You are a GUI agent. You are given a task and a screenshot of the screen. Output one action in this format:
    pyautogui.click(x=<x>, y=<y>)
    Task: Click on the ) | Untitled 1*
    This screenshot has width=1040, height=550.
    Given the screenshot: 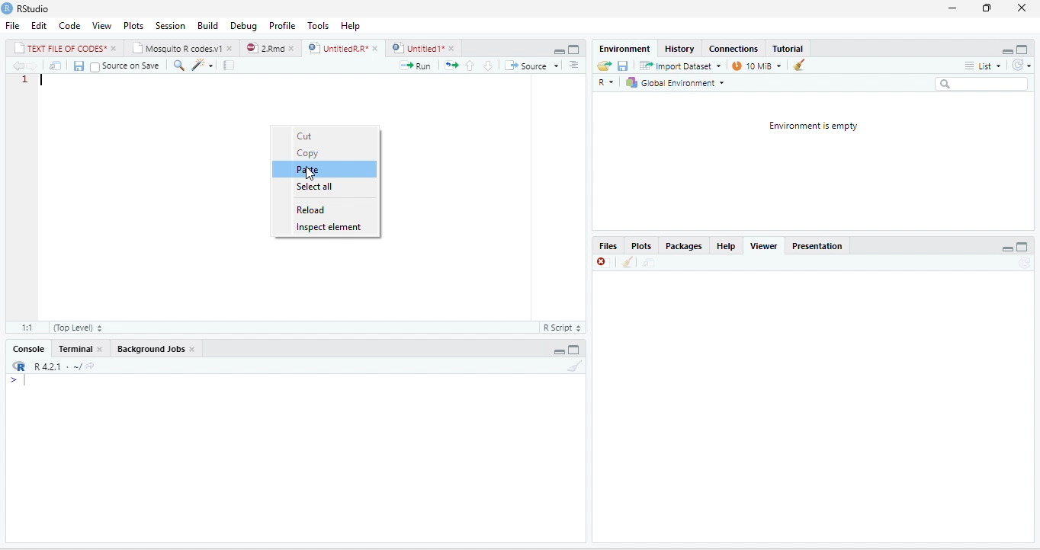 What is the action you would take?
    pyautogui.click(x=417, y=48)
    